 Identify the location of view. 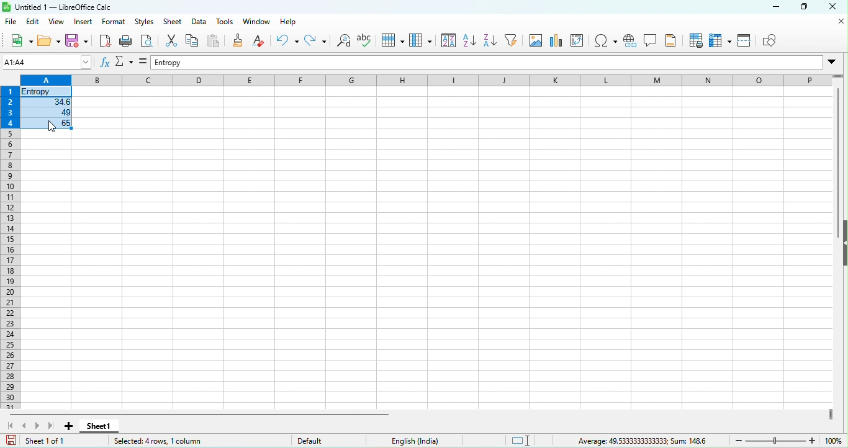
(58, 22).